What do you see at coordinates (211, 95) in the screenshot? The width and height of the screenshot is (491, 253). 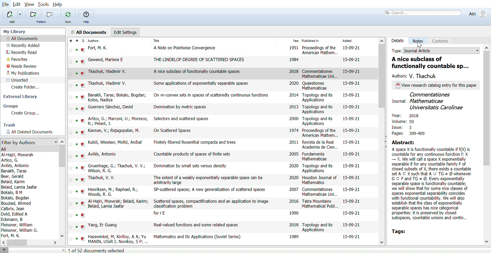 I see `On co-convex sets in spaces of scatteredly continuous functions` at bounding box center [211, 95].